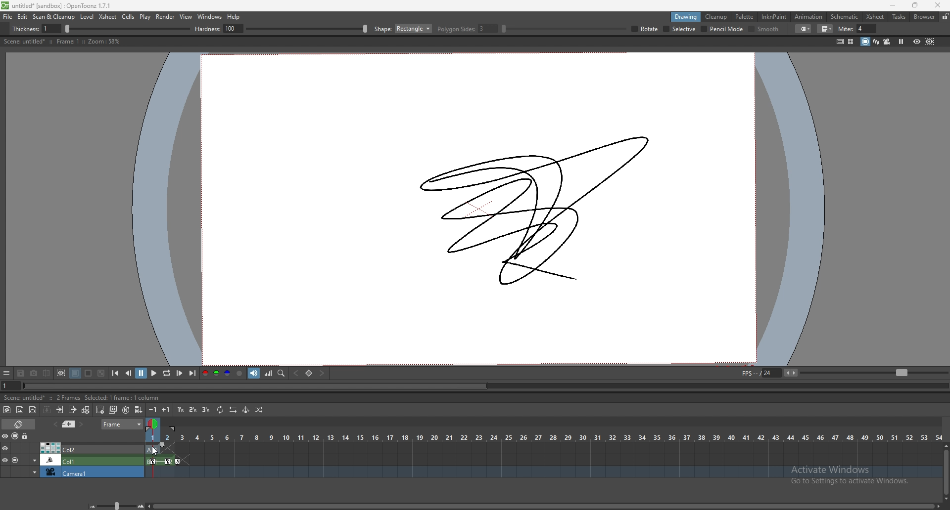 The height and width of the screenshot is (510, 950). What do you see at coordinates (543, 461) in the screenshot?
I see `timeline` at bounding box center [543, 461].